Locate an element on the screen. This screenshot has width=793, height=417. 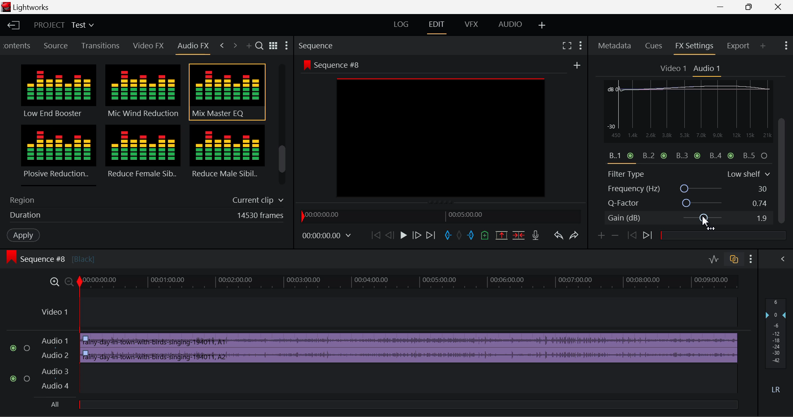
Frequency (Hz) is located at coordinates (689, 189).